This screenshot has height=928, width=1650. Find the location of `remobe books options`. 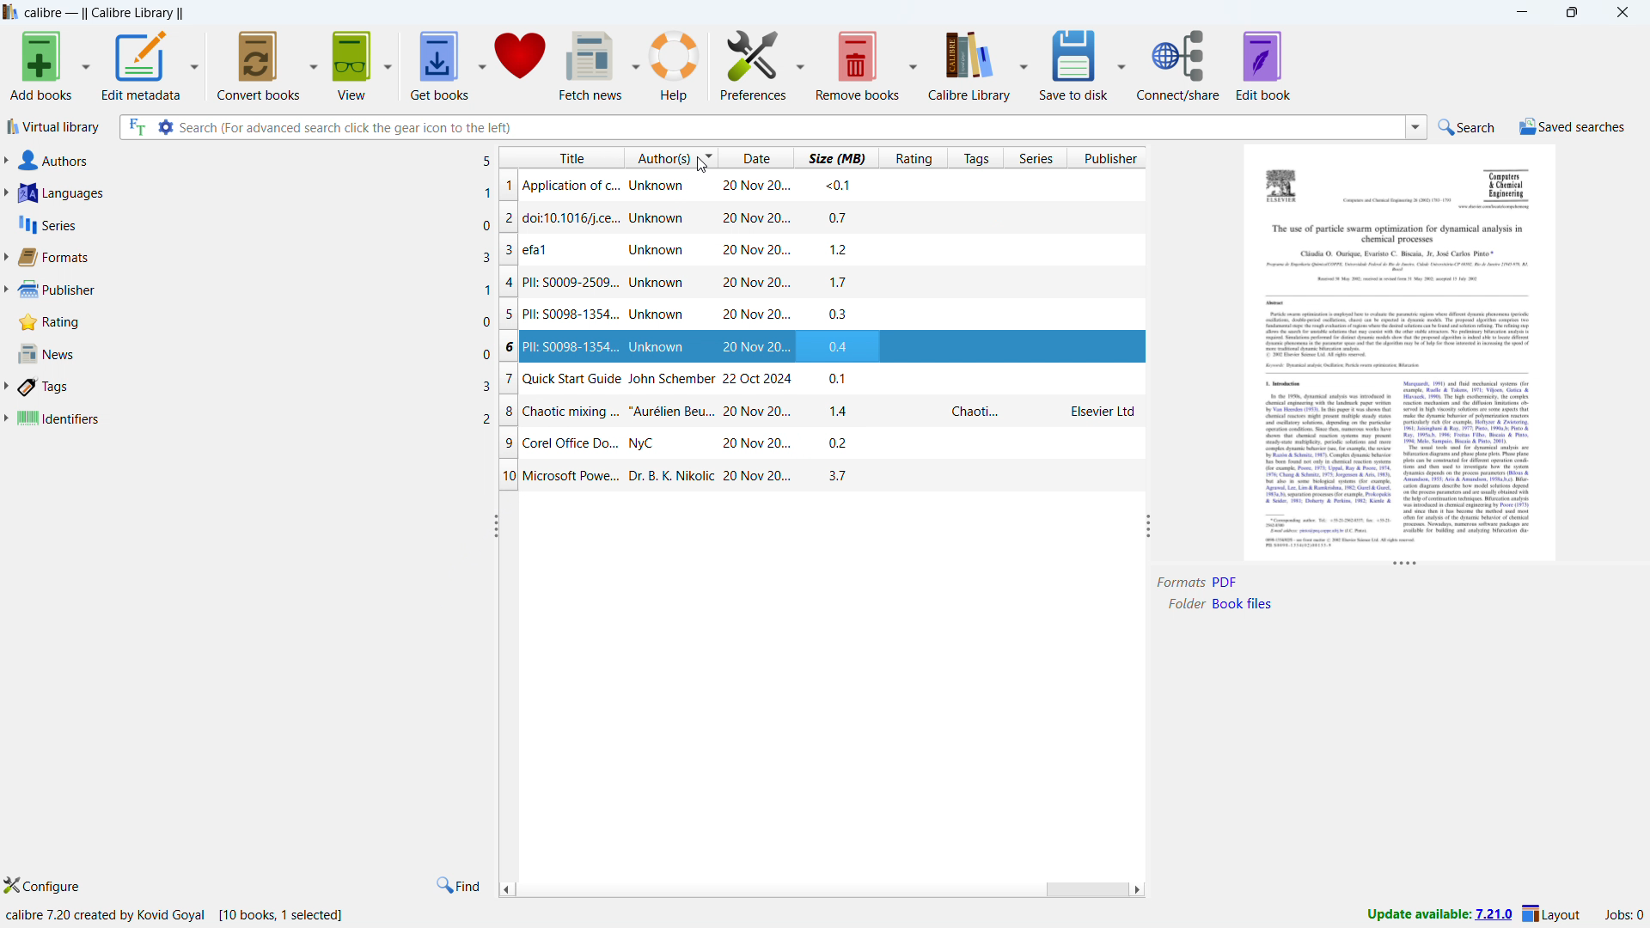

remobe books options is located at coordinates (912, 63).